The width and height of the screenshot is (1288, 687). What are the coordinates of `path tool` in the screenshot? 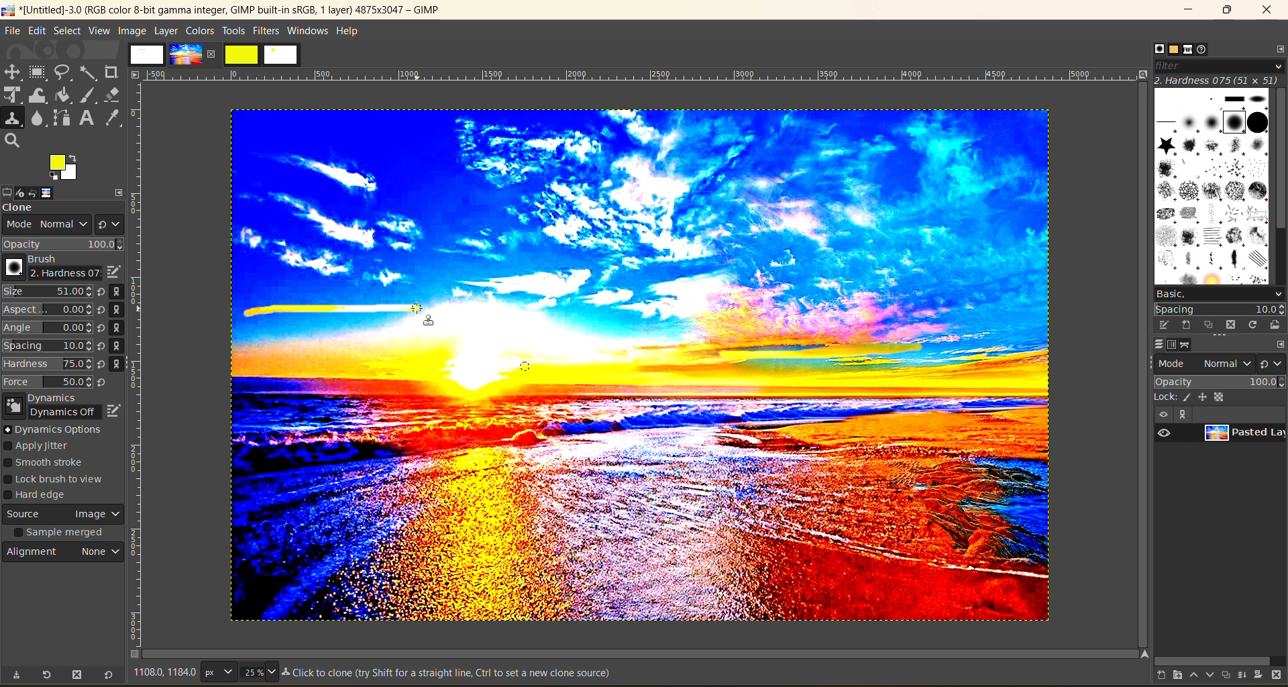 It's located at (61, 117).